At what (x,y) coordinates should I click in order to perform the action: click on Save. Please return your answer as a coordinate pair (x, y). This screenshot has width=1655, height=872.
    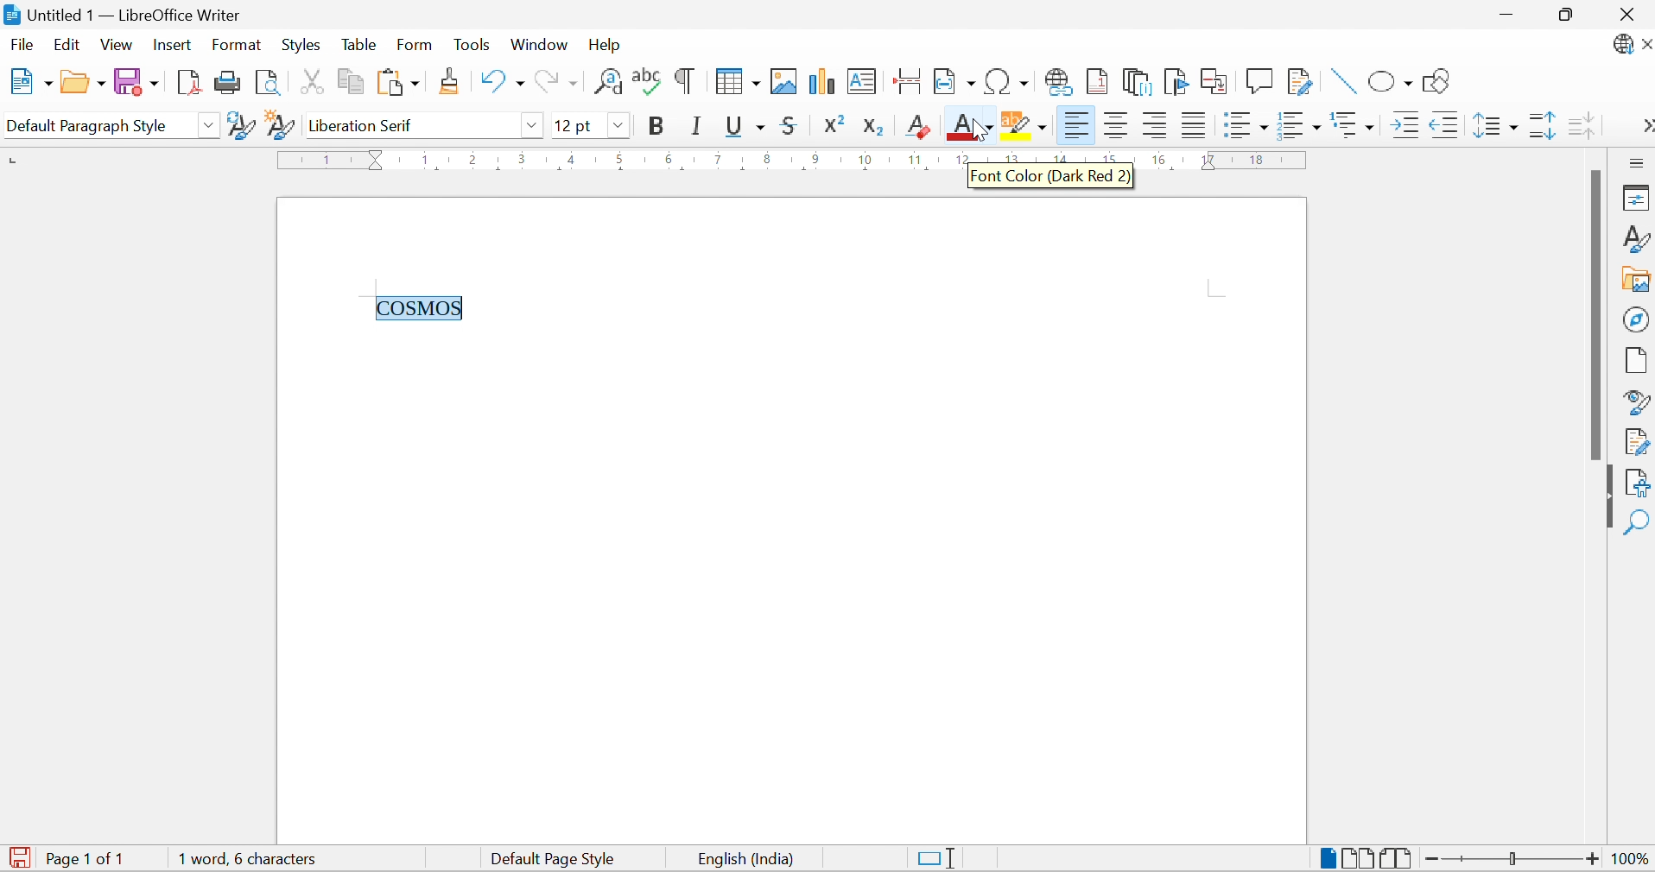
    Looking at the image, I should click on (135, 81).